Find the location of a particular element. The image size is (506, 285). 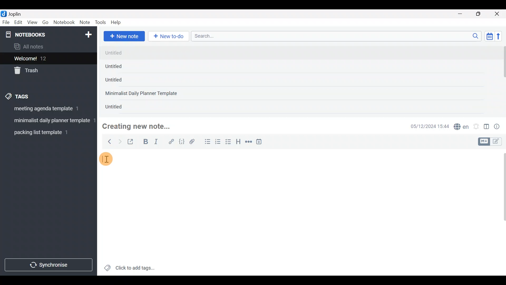

Synchronize is located at coordinates (49, 265).